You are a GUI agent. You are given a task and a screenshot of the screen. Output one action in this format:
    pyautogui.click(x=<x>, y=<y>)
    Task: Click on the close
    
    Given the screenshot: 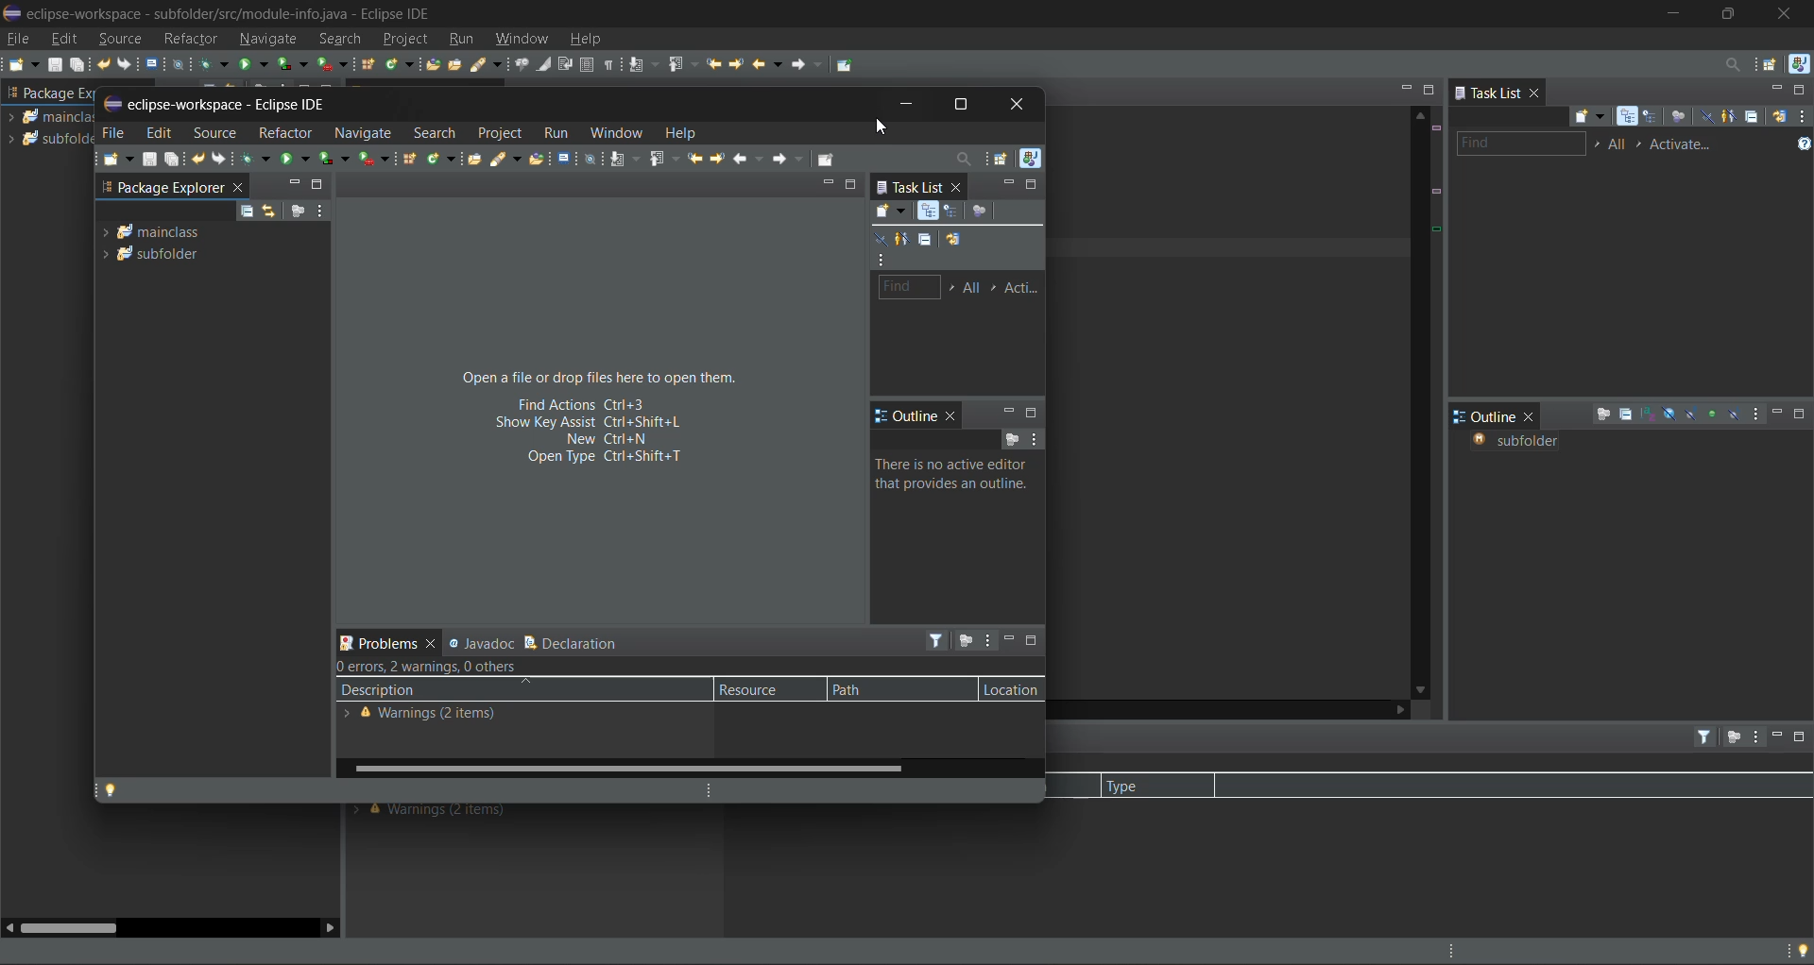 What is the action you would take?
    pyautogui.click(x=956, y=416)
    